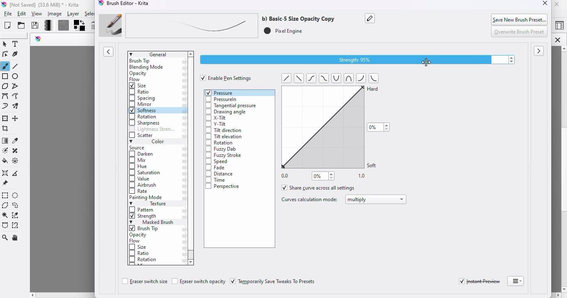  Describe the element at coordinates (15, 205) in the screenshot. I see `freehand selection tool` at that location.